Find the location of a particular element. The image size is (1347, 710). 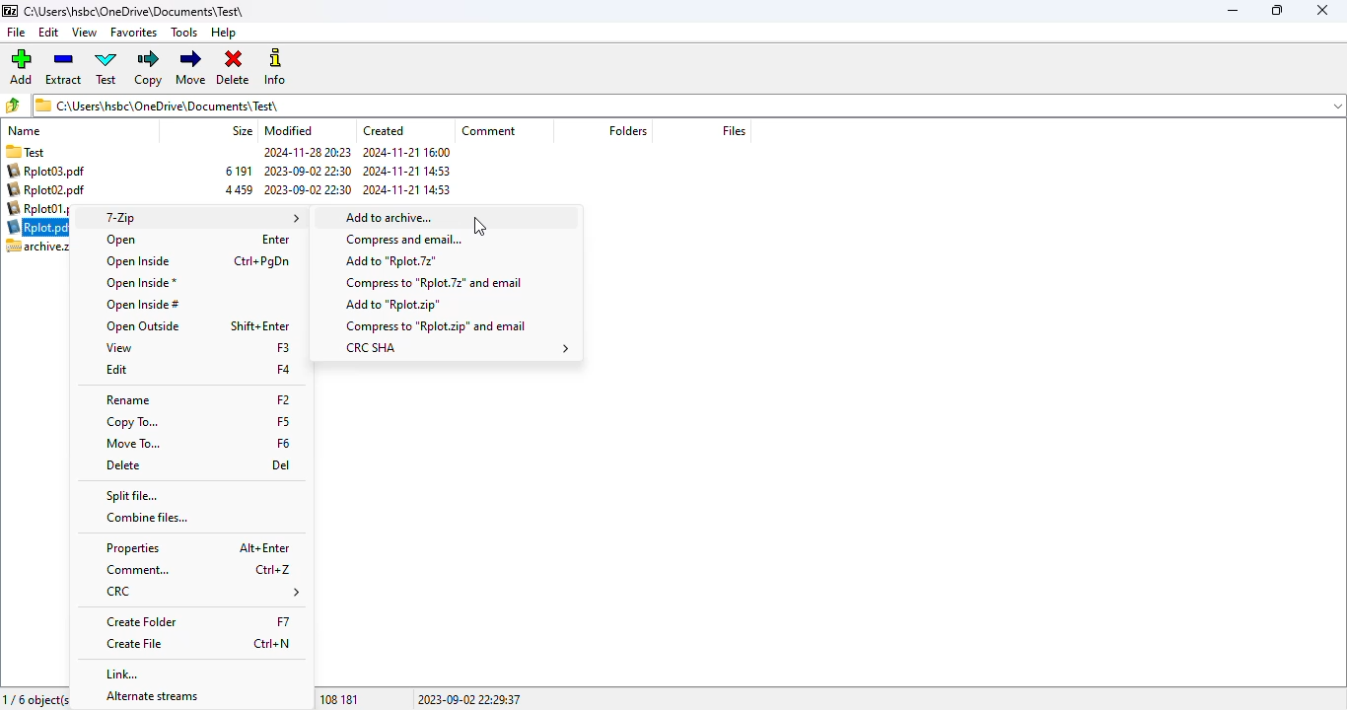

shortcut for delete is located at coordinates (281, 465).